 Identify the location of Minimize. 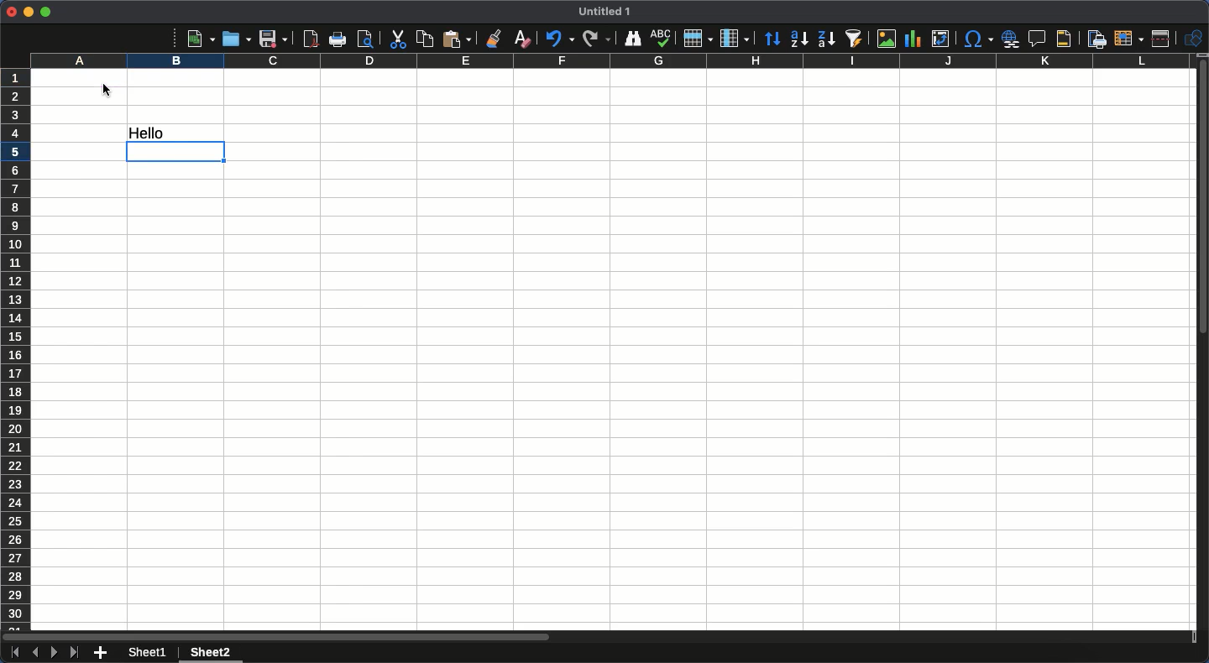
(29, 13).